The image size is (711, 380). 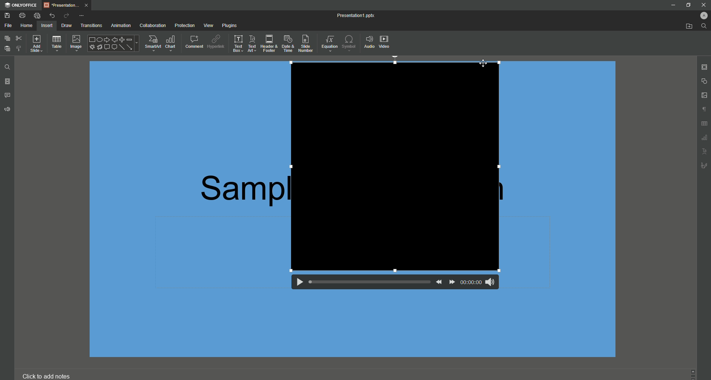 What do you see at coordinates (50, 376) in the screenshot?
I see `Click to add notes` at bounding box center [50, 376].